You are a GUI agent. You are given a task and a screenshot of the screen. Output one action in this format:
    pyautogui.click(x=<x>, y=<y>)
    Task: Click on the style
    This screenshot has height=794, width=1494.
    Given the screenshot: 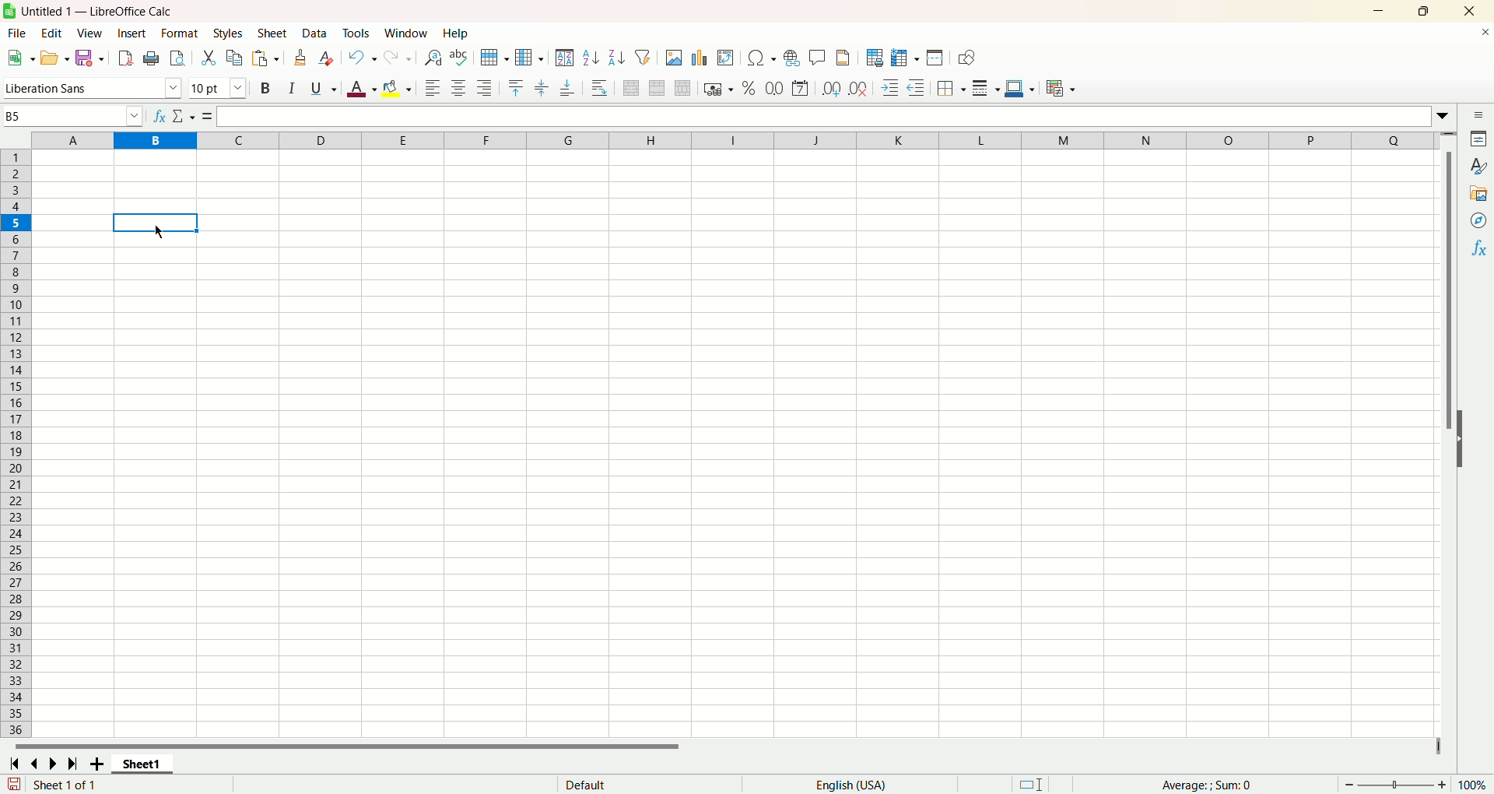 What is the action you would take?
    pyautogui.click(x=1475, y=165)
    